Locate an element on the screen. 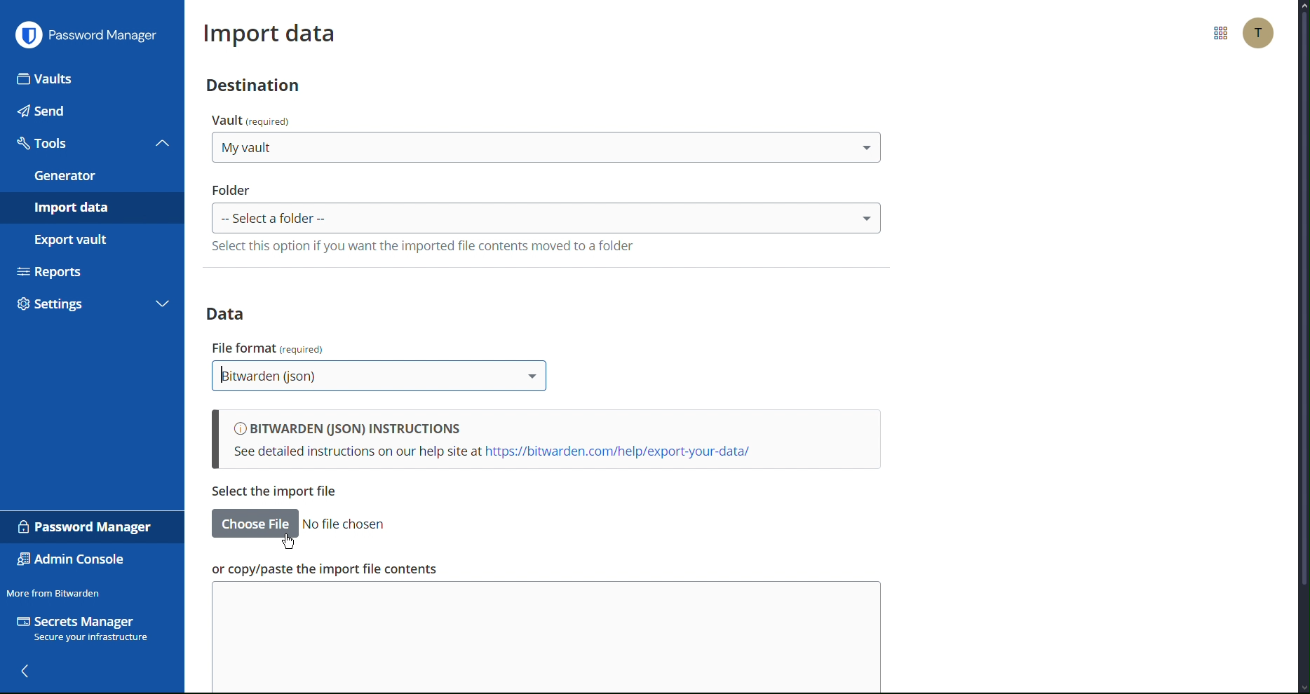 This screenshot has width=1310, height=694. back is located at coordinates (25, 673).